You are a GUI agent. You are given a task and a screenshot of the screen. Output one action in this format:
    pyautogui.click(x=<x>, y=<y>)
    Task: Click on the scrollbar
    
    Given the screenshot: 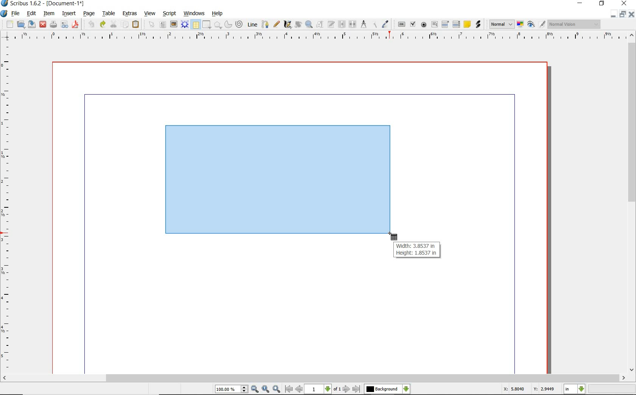 What is the action you would take?
    pyautogui.click(x=315, y=378)
    